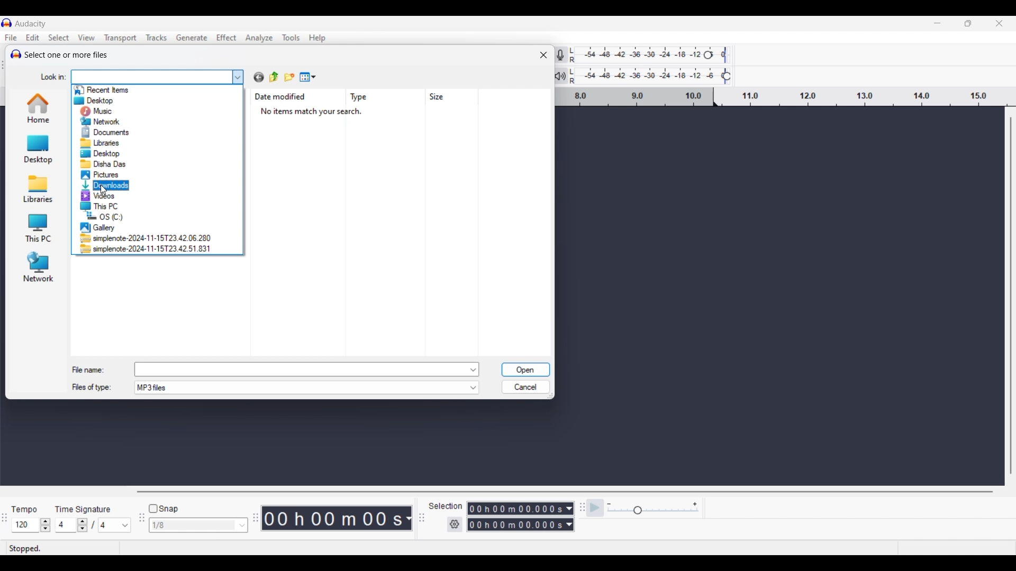 The image size is (1016, 571). I want to click on View menu, so click(87, 37).